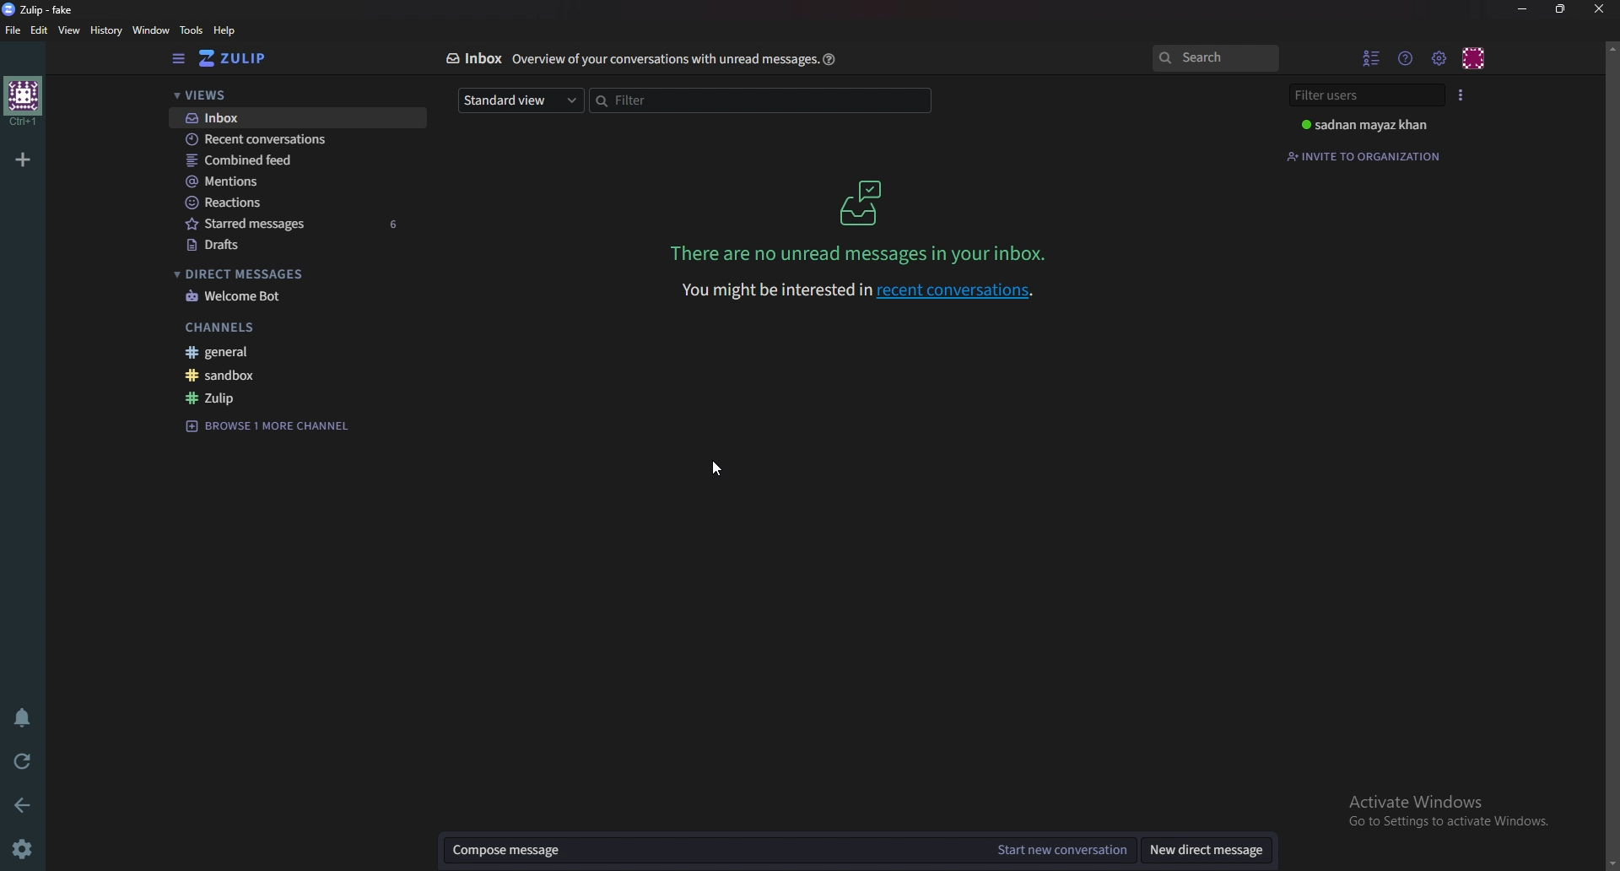 This screenshot has height=871, width=1620. I want to click on User list style, so click(1463, 95).